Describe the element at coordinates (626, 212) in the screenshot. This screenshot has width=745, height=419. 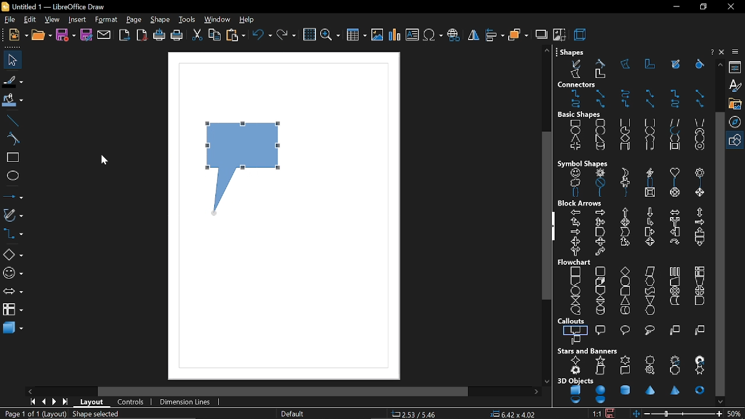
I see `up arrow` at that location.